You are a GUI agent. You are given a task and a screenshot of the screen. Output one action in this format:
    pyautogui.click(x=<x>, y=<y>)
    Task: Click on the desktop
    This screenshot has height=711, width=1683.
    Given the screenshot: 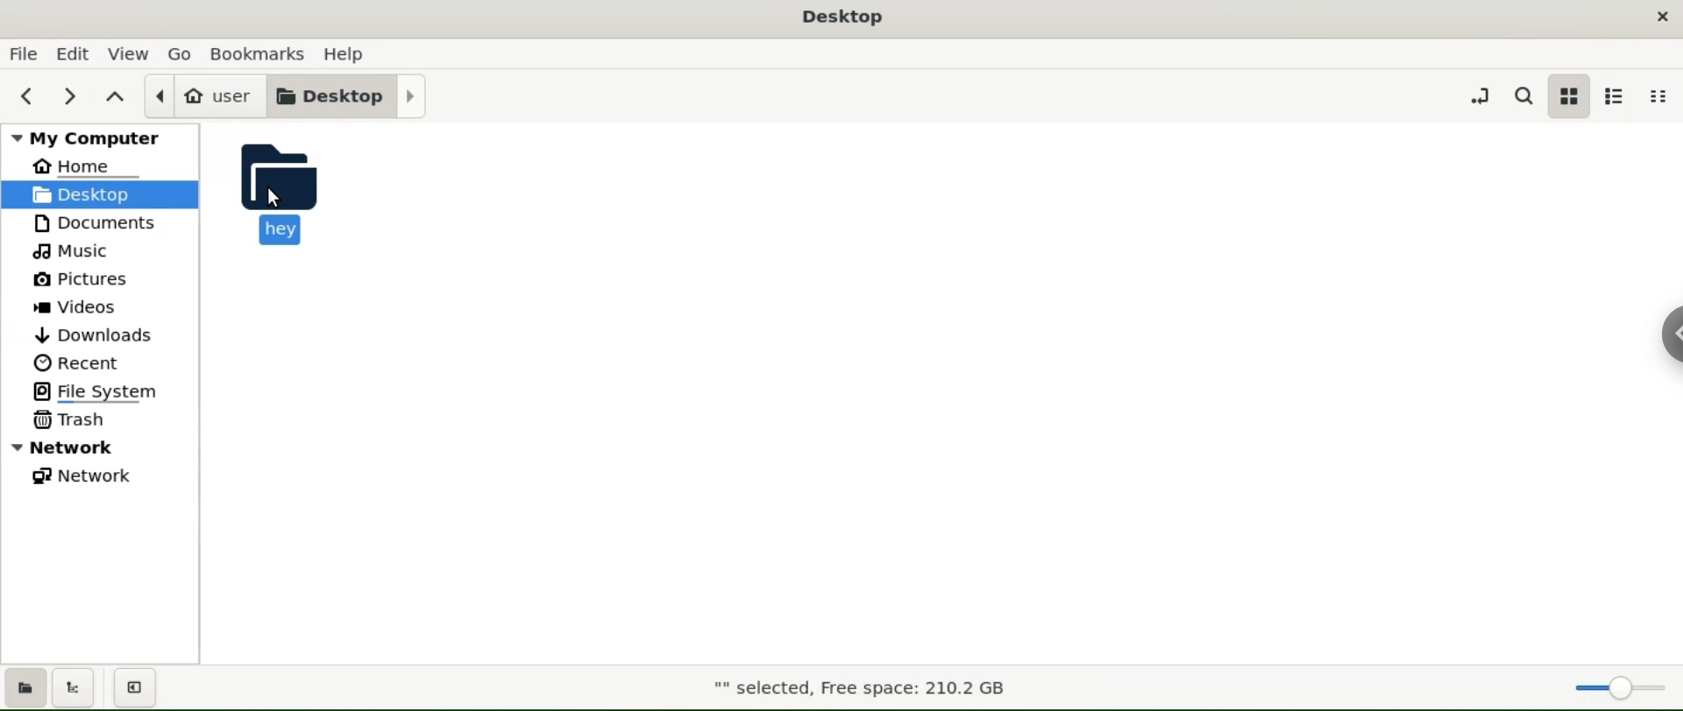 What is the action you would take?
    pyautogui.click(x=351, y=95)
    